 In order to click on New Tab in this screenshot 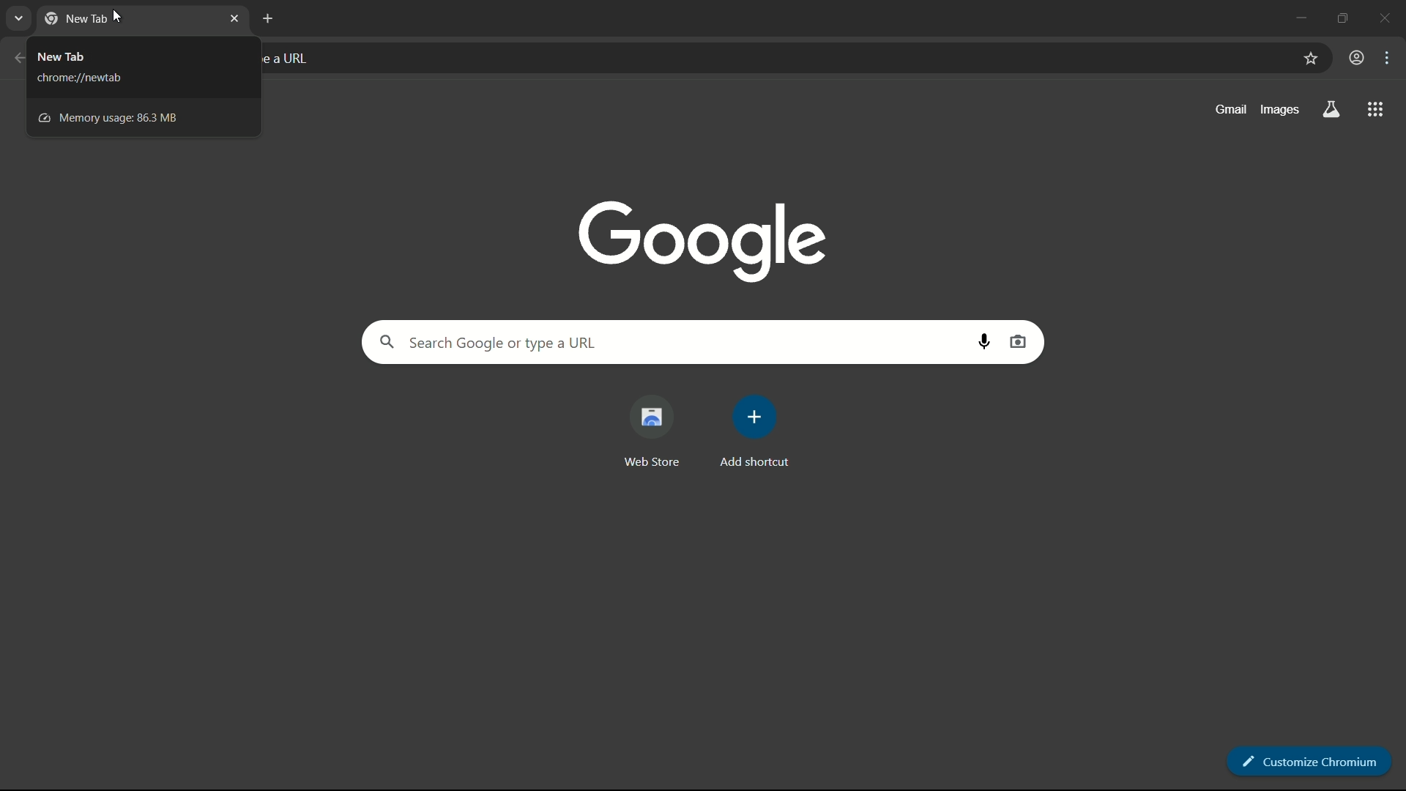, I will do `click(70, 53)`.